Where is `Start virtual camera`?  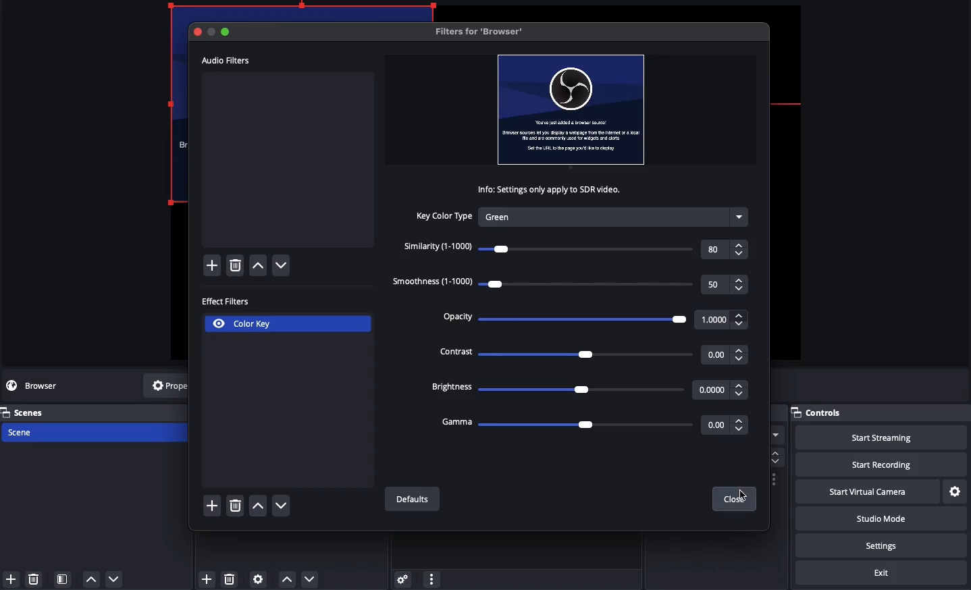
Start virtual camera is located at coordinates (866, 492).